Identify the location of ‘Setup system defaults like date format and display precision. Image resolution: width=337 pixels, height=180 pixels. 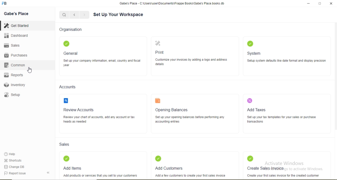
(287, 61).